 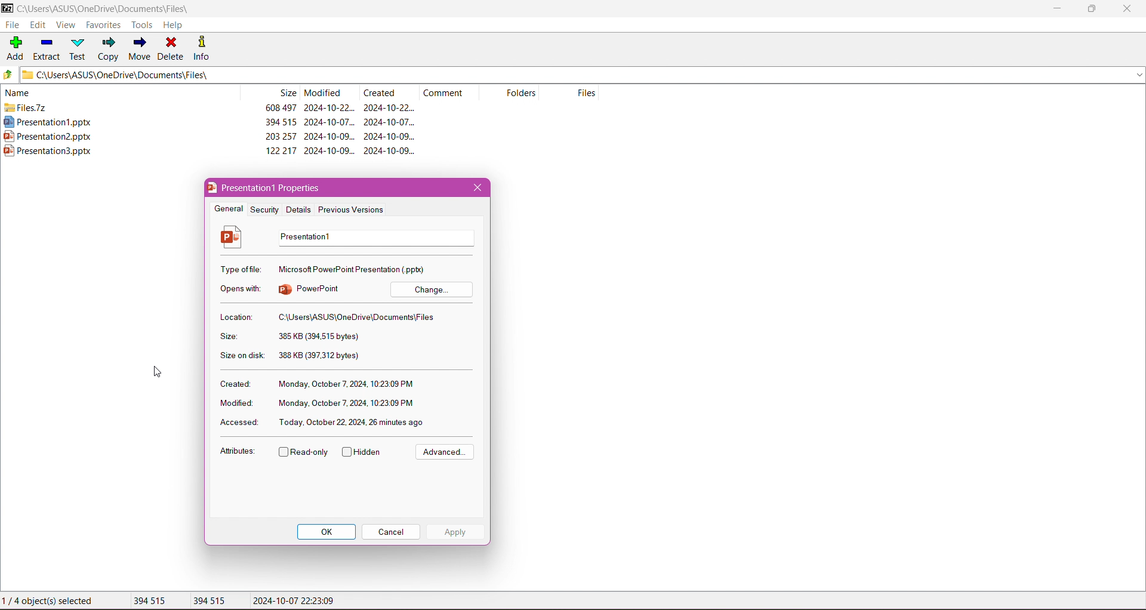 I want to click on size, so click(x=286, y=93).